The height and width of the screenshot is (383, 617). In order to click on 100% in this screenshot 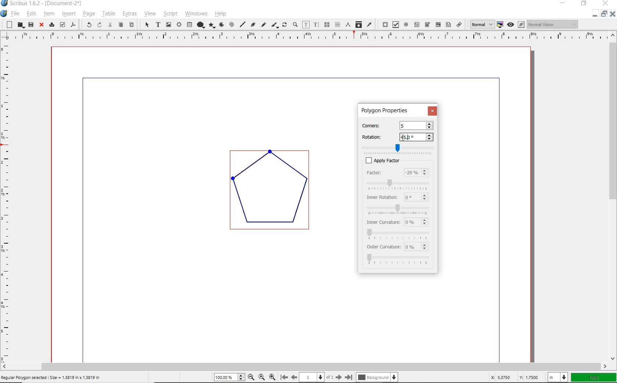, I will do `click(230, 377)`.